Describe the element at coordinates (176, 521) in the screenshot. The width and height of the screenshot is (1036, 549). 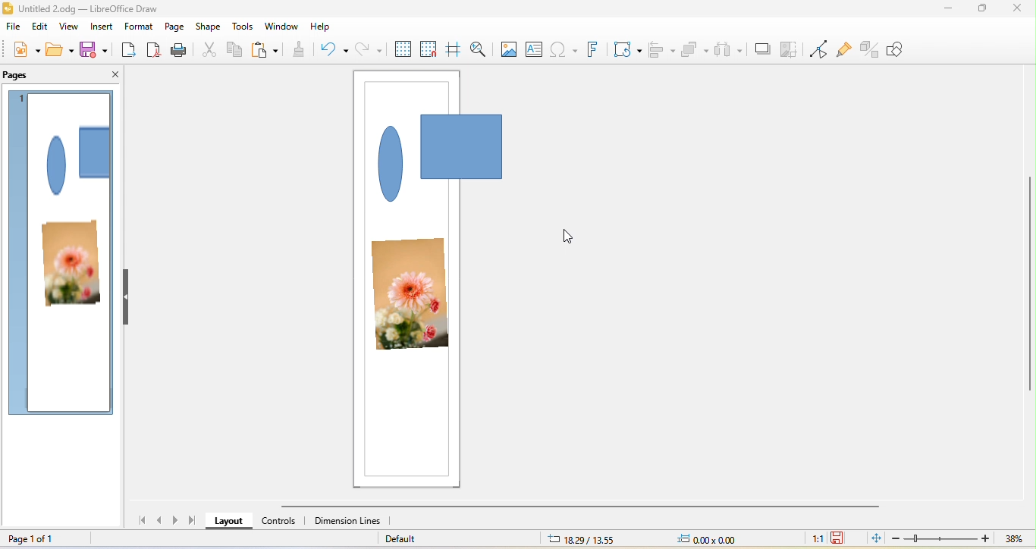
I see `next page` at that location.